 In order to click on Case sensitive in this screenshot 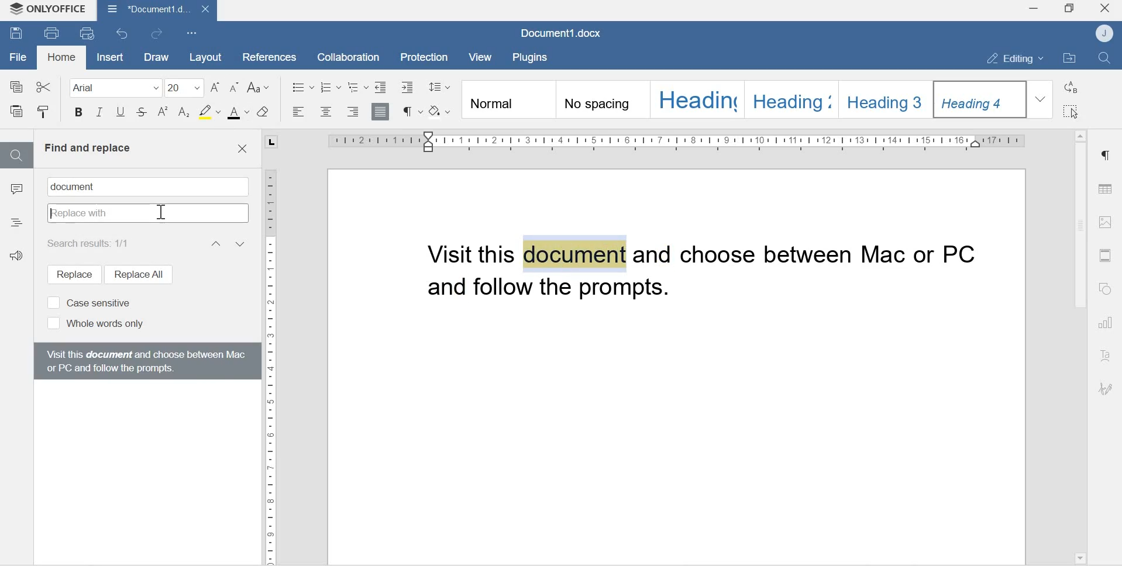, I will do `click(88, 302)`.